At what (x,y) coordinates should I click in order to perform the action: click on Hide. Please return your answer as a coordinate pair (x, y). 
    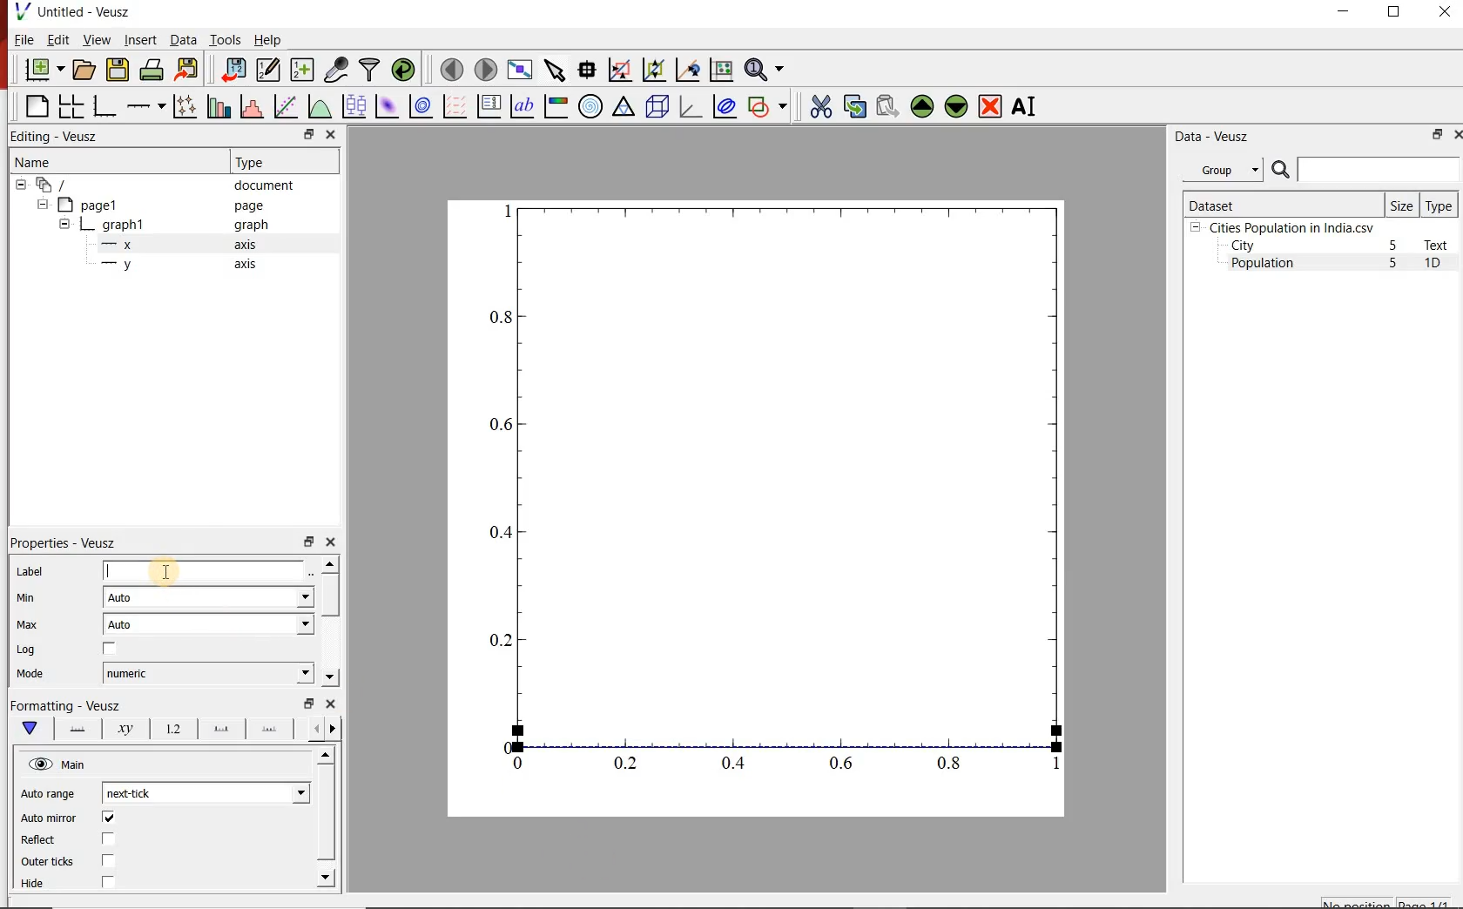
    Looking at the image, I should click on (41, 887).